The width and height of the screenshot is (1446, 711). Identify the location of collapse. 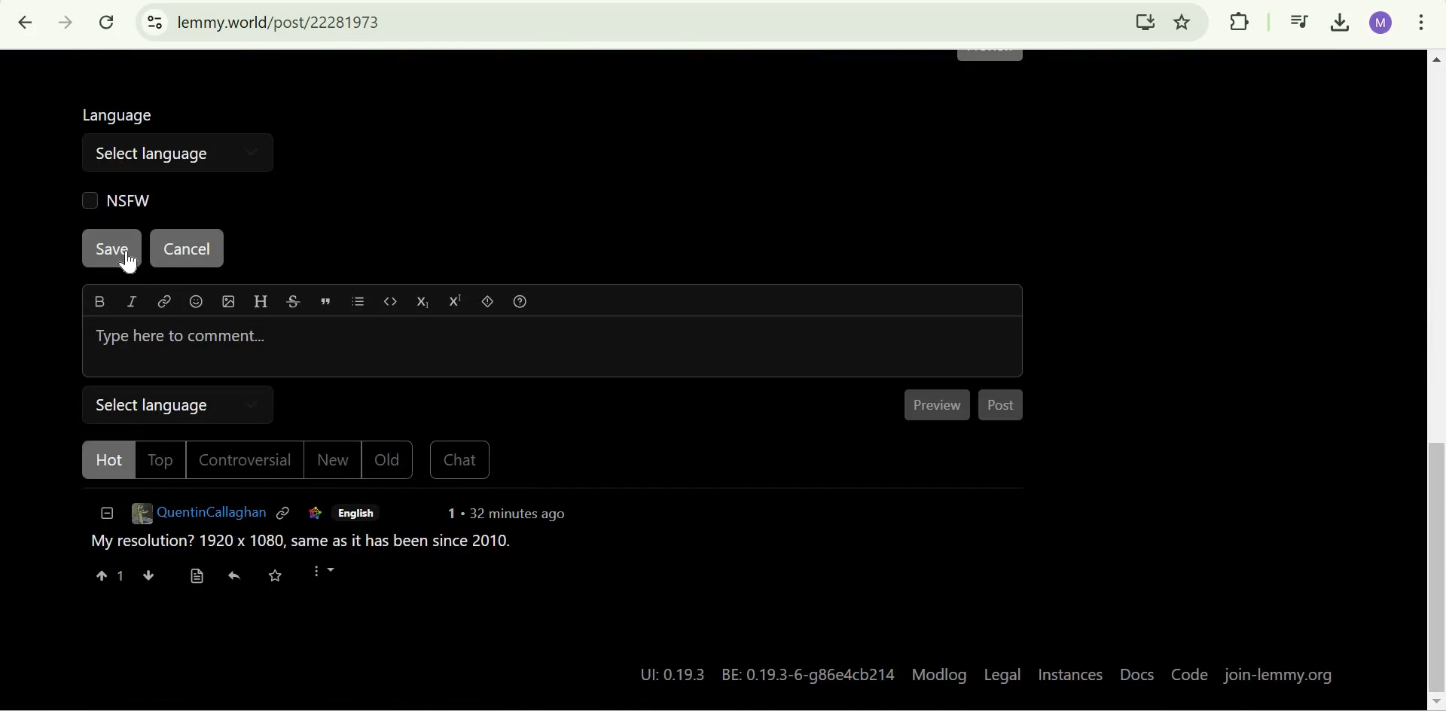
(104, 517).